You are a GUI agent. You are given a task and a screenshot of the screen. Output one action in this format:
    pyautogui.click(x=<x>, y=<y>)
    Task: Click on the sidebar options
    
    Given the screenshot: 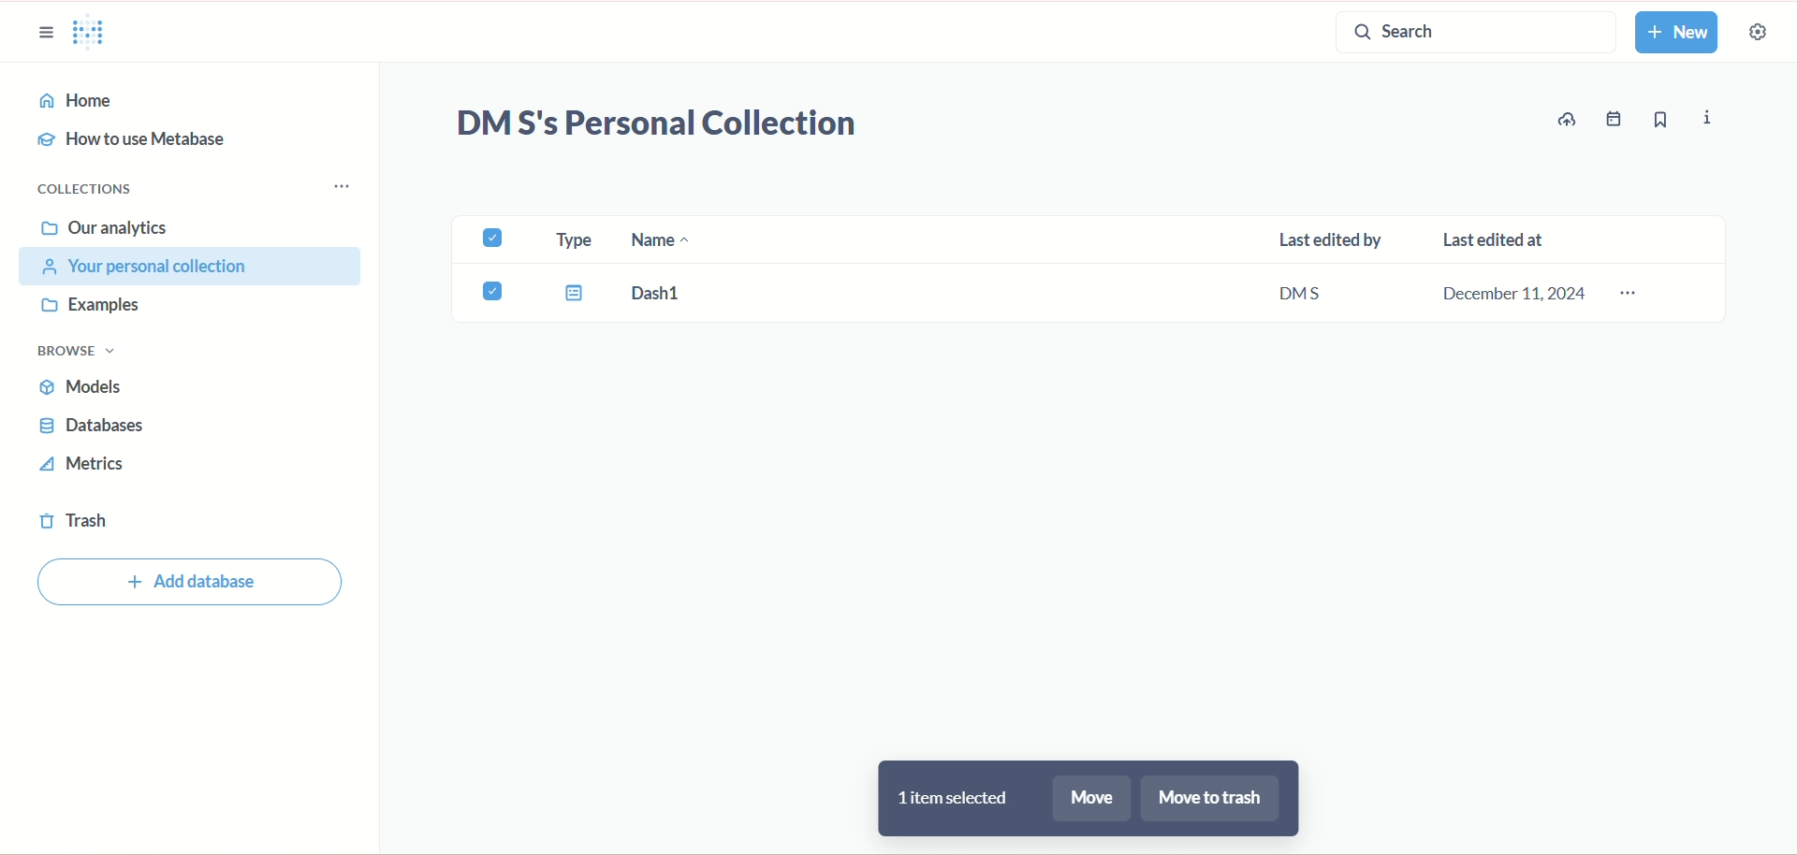 What is the action you would take?
    pyautogui.click(x=42, y=33)
    